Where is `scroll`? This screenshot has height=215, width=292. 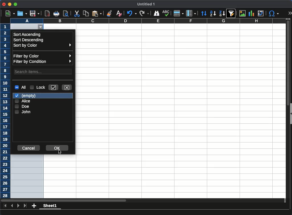 scroll is located at coordinates (286, 111).